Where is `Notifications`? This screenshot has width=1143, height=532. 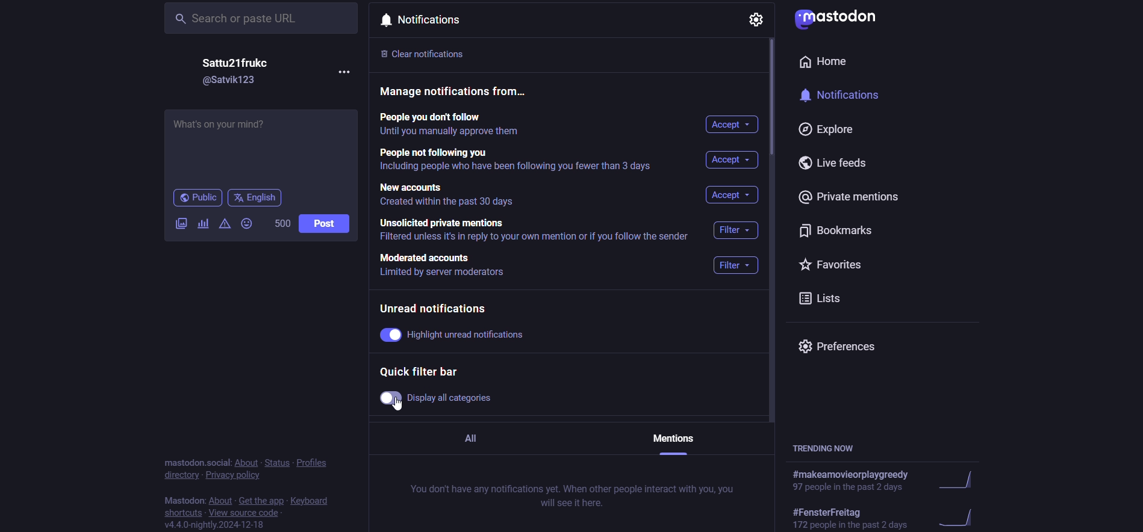 Notifications is located at coordinates (836, 94).